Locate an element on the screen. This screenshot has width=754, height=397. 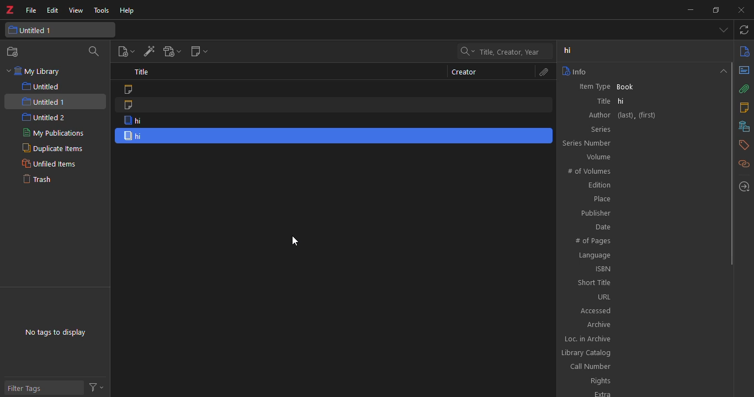
URL is located at coordinates (598, 298).